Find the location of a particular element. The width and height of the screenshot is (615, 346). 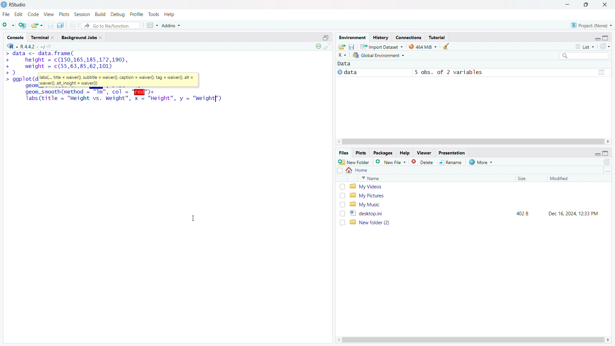

scroll left is located at coordinates (339, 142).